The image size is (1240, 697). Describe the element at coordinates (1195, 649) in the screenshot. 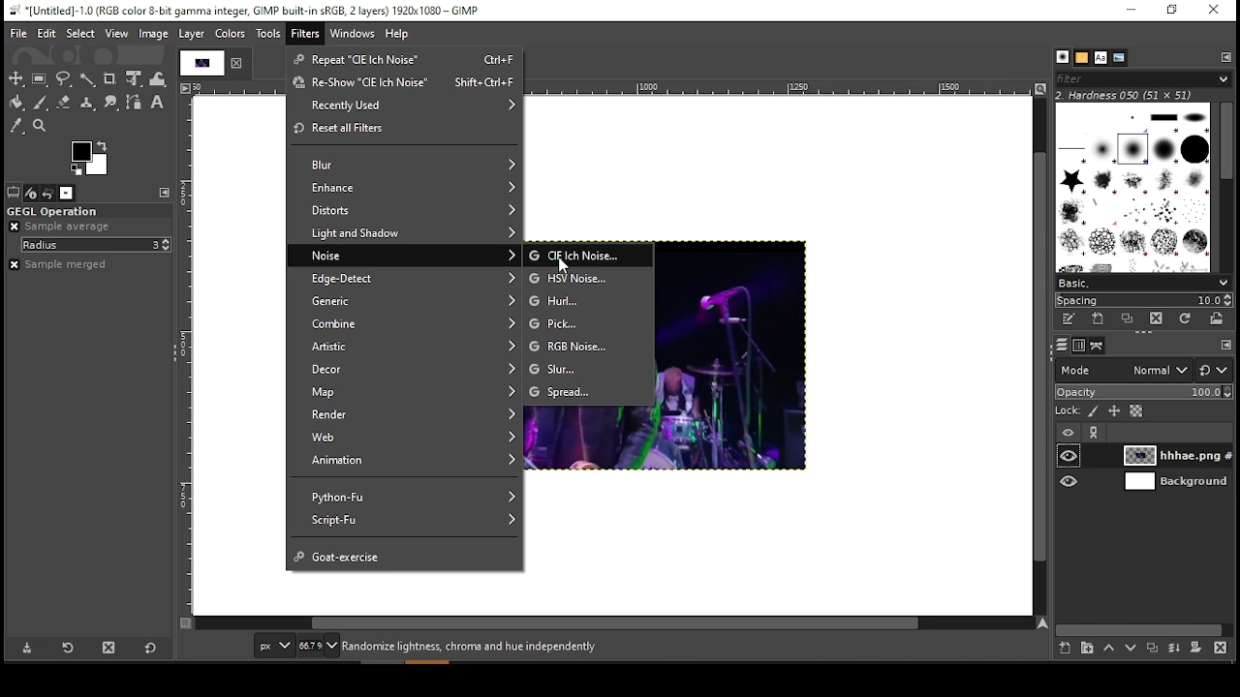

I see `add a mask` at that location.